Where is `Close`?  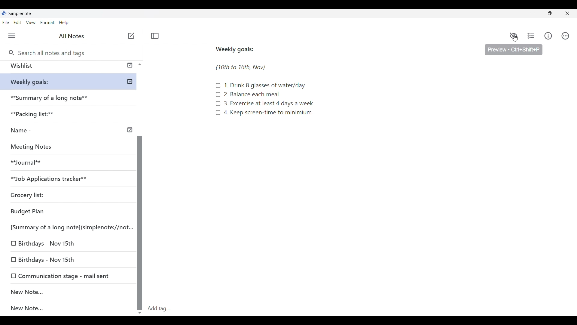
Close is located at coordinates (570, 13).